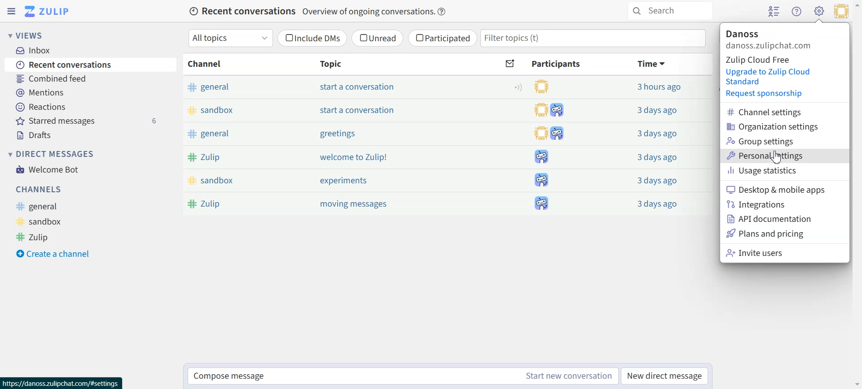 This screenshot has height=389, width=862. I want to click on Cursor, so click(778, 157).